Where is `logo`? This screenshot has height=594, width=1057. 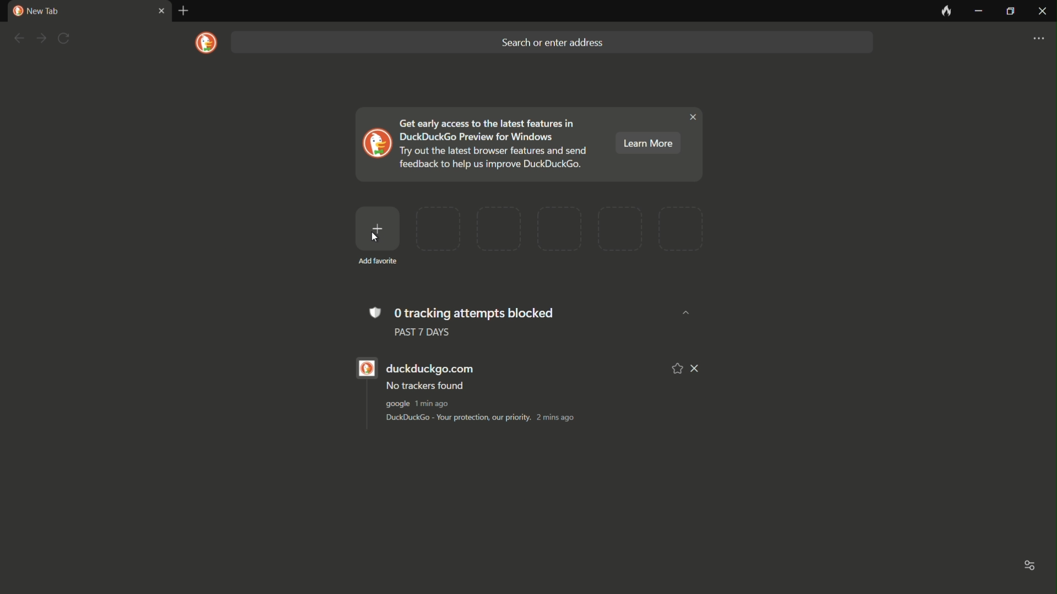 logo is located at coordinates (207, 43).